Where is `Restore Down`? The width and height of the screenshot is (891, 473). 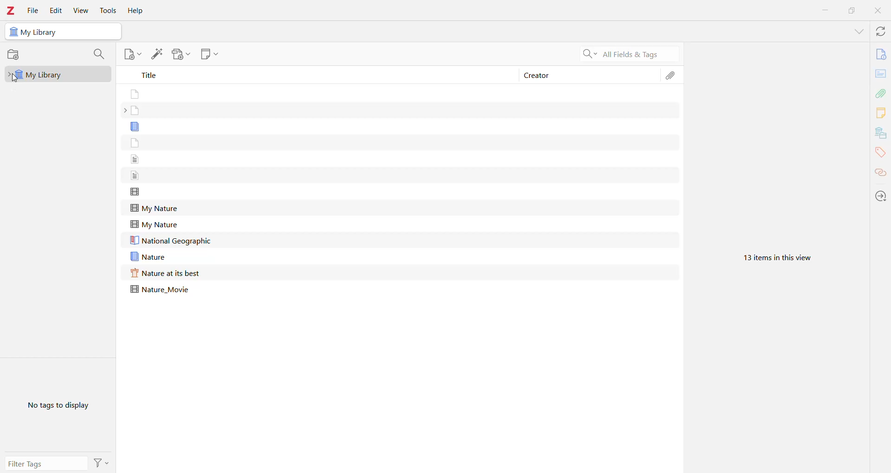 Restore Down is located at coordinates (852, 10).